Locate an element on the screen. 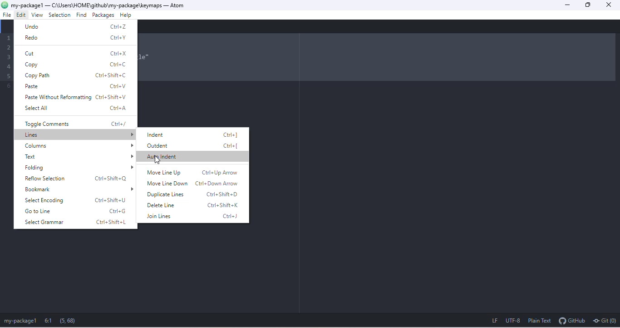 This screenshot has height=328, width=620. atom logo is located at coordinates (5, 5).